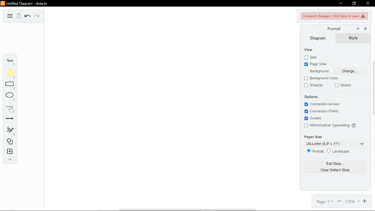  Describe the element at coordinates (317, 65) in the screenshot. I see `Page view` at that location.